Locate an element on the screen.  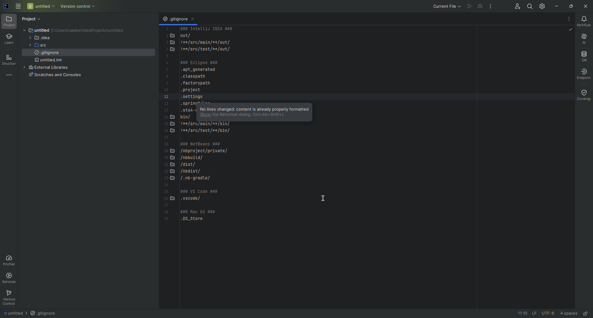
(Formatted file)This is a .gitigmore file,used by Git version control system to specify intentionally untracked files that Git should ignore. is located at coordinates (177, 129).